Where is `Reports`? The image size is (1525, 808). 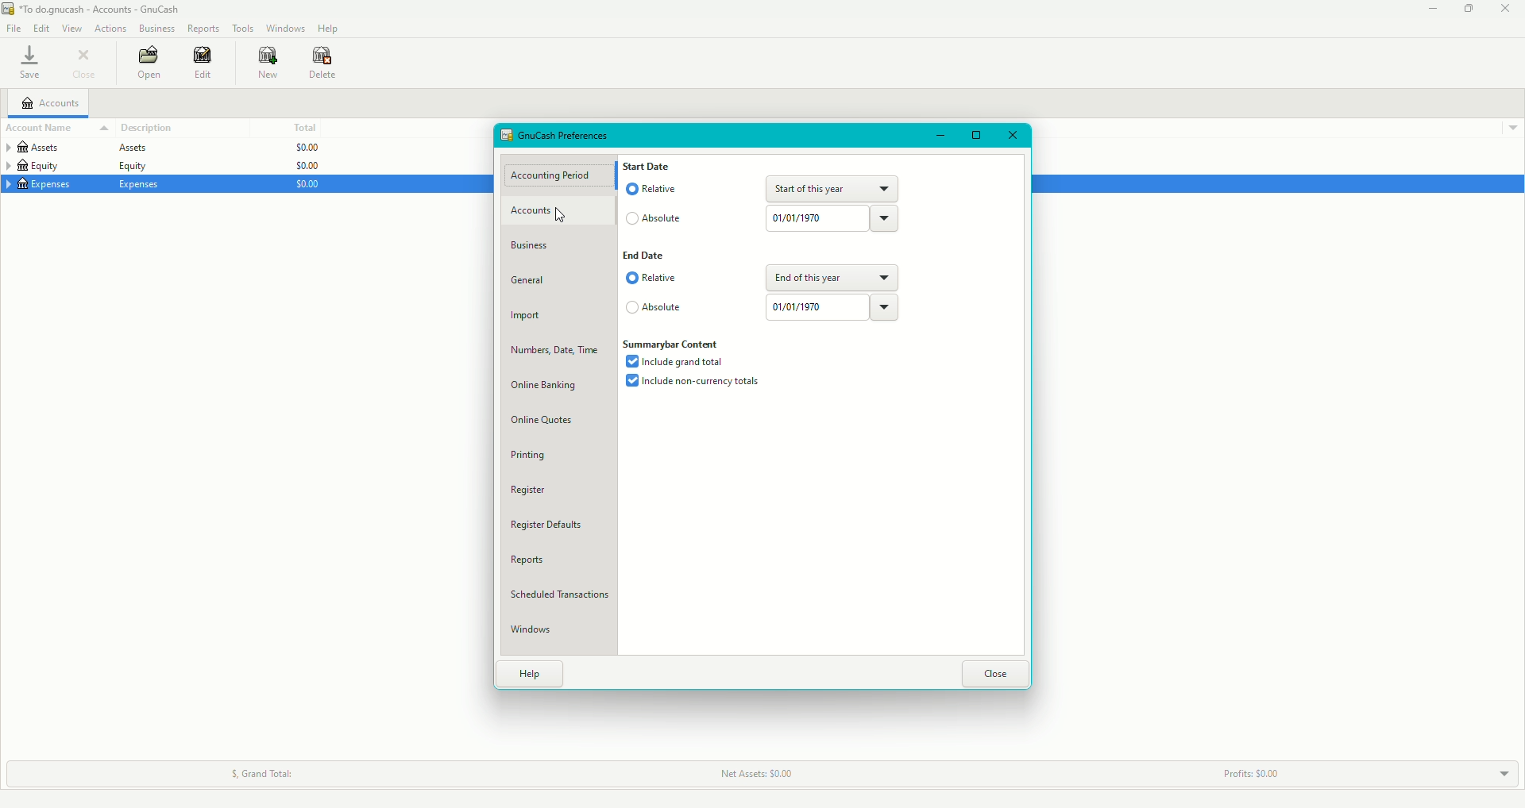 Reports is located at coordinates (205, 28).